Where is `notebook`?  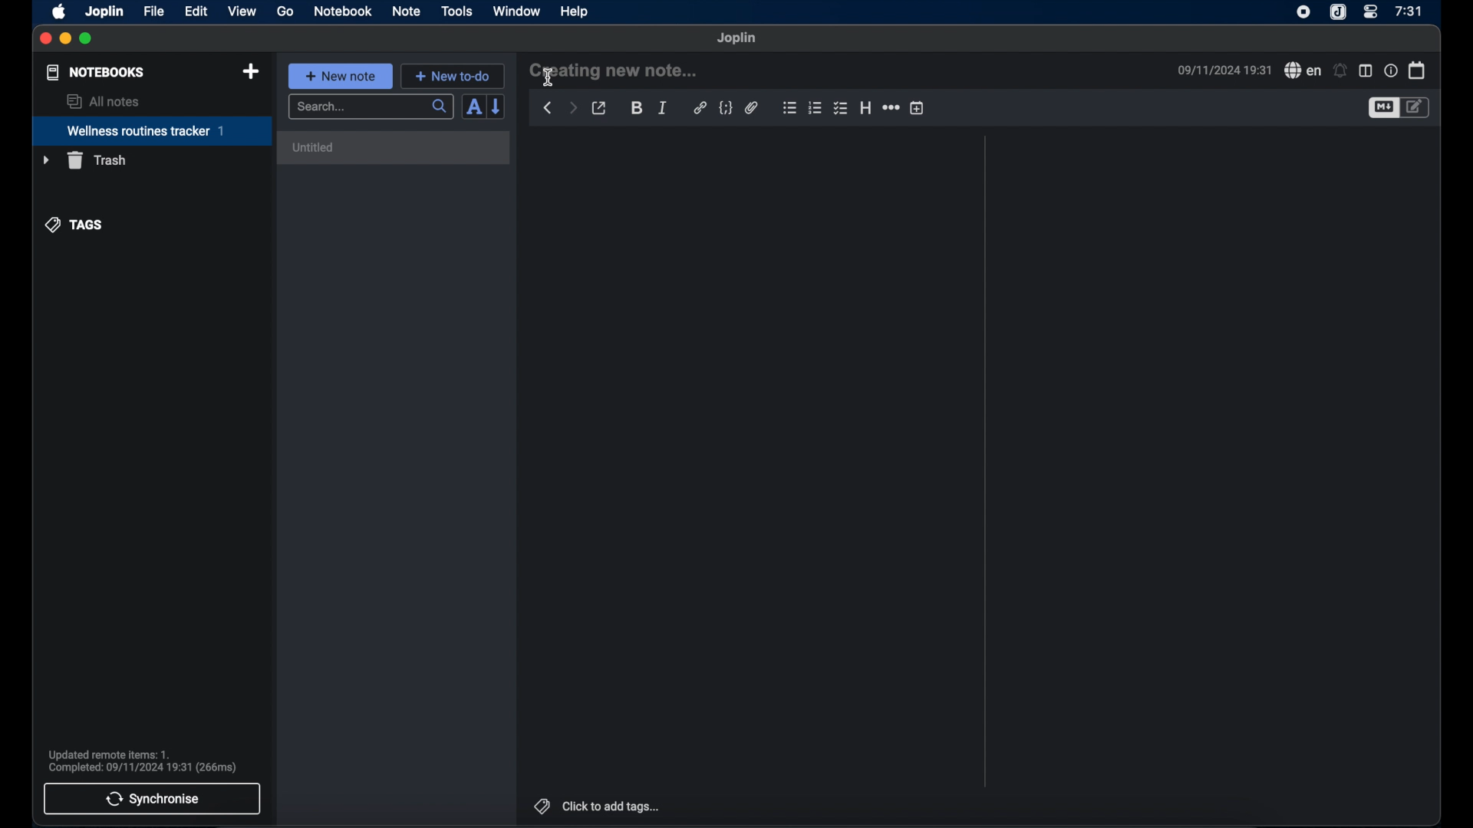 notebook is located at coordinates (343, 11).